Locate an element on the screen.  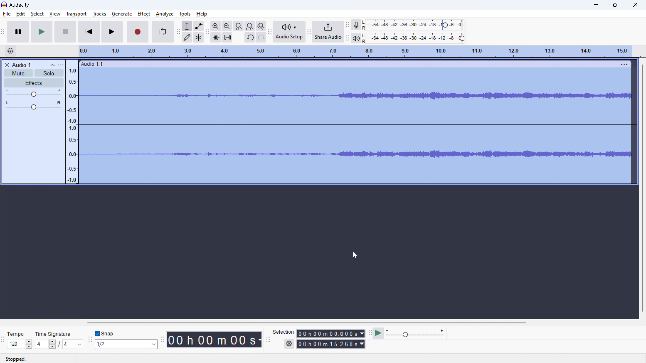
analyze is located at coordinates (165, 14).